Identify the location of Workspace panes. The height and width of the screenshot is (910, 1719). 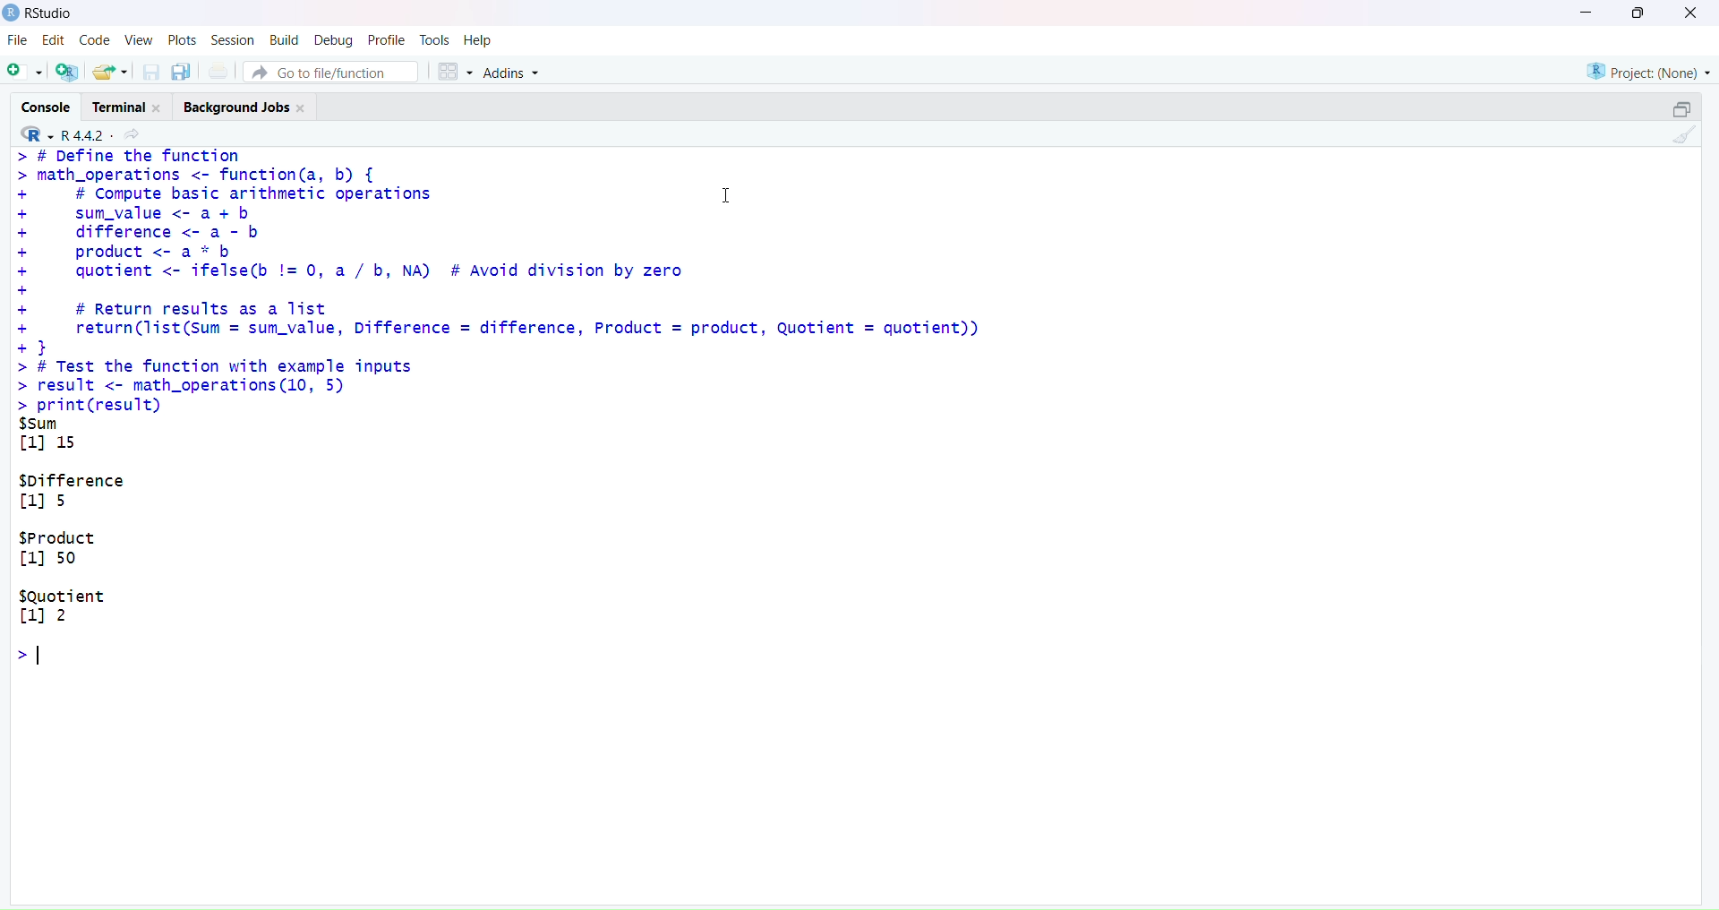
(452, 71).